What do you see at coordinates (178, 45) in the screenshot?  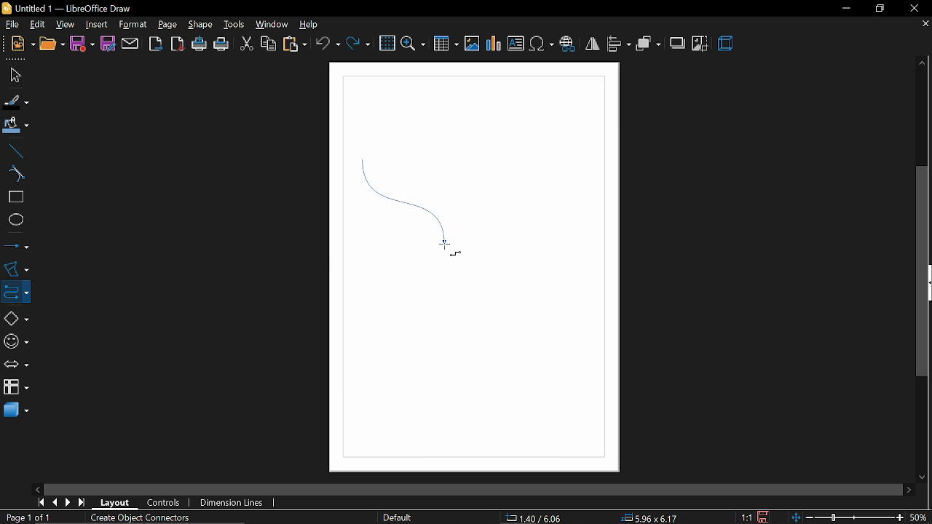 I see `export as pdf` at bounding box center [178, 45].